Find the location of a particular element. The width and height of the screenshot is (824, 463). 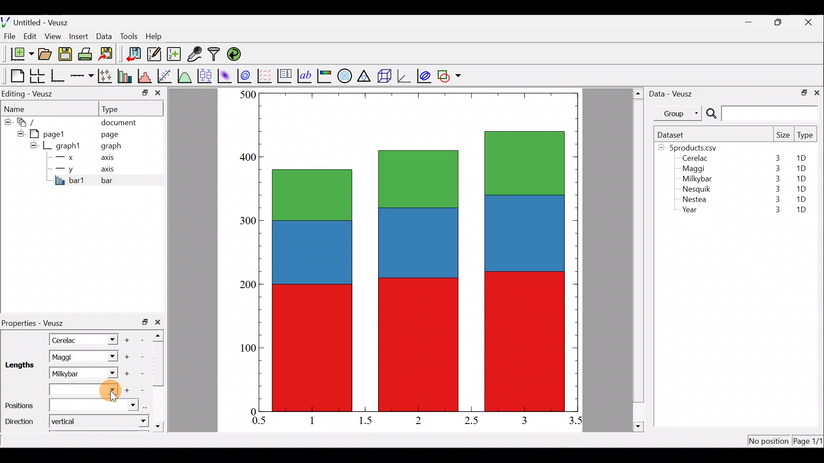

plot covariance ellipses is located at coordinates (425, 75).